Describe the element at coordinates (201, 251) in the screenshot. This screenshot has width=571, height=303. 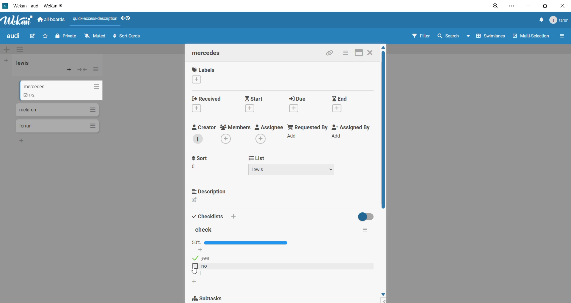
I see `add` at that location.